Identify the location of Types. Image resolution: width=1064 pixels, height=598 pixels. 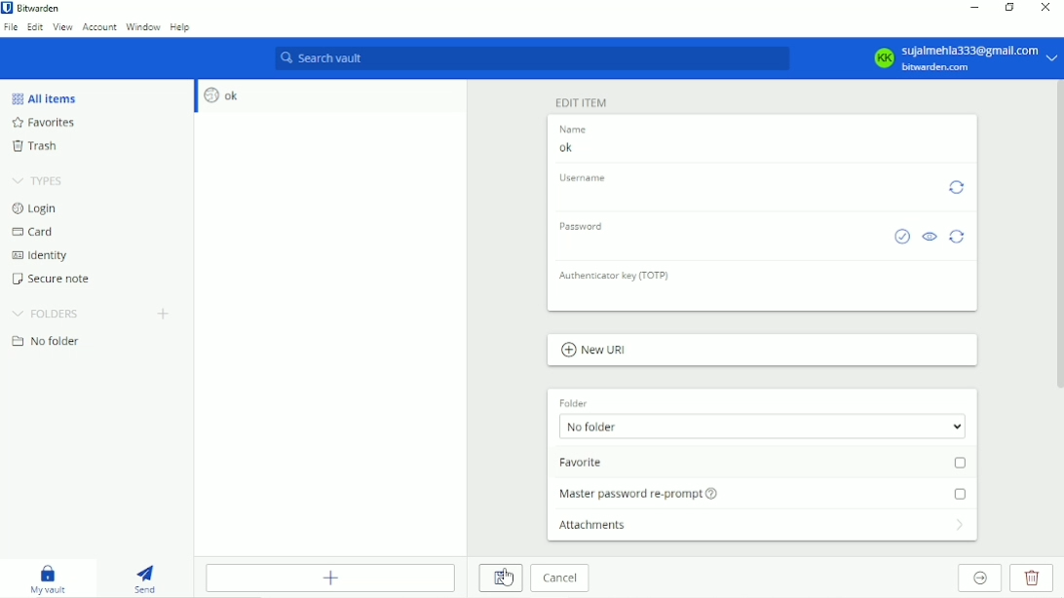
(36, 181).